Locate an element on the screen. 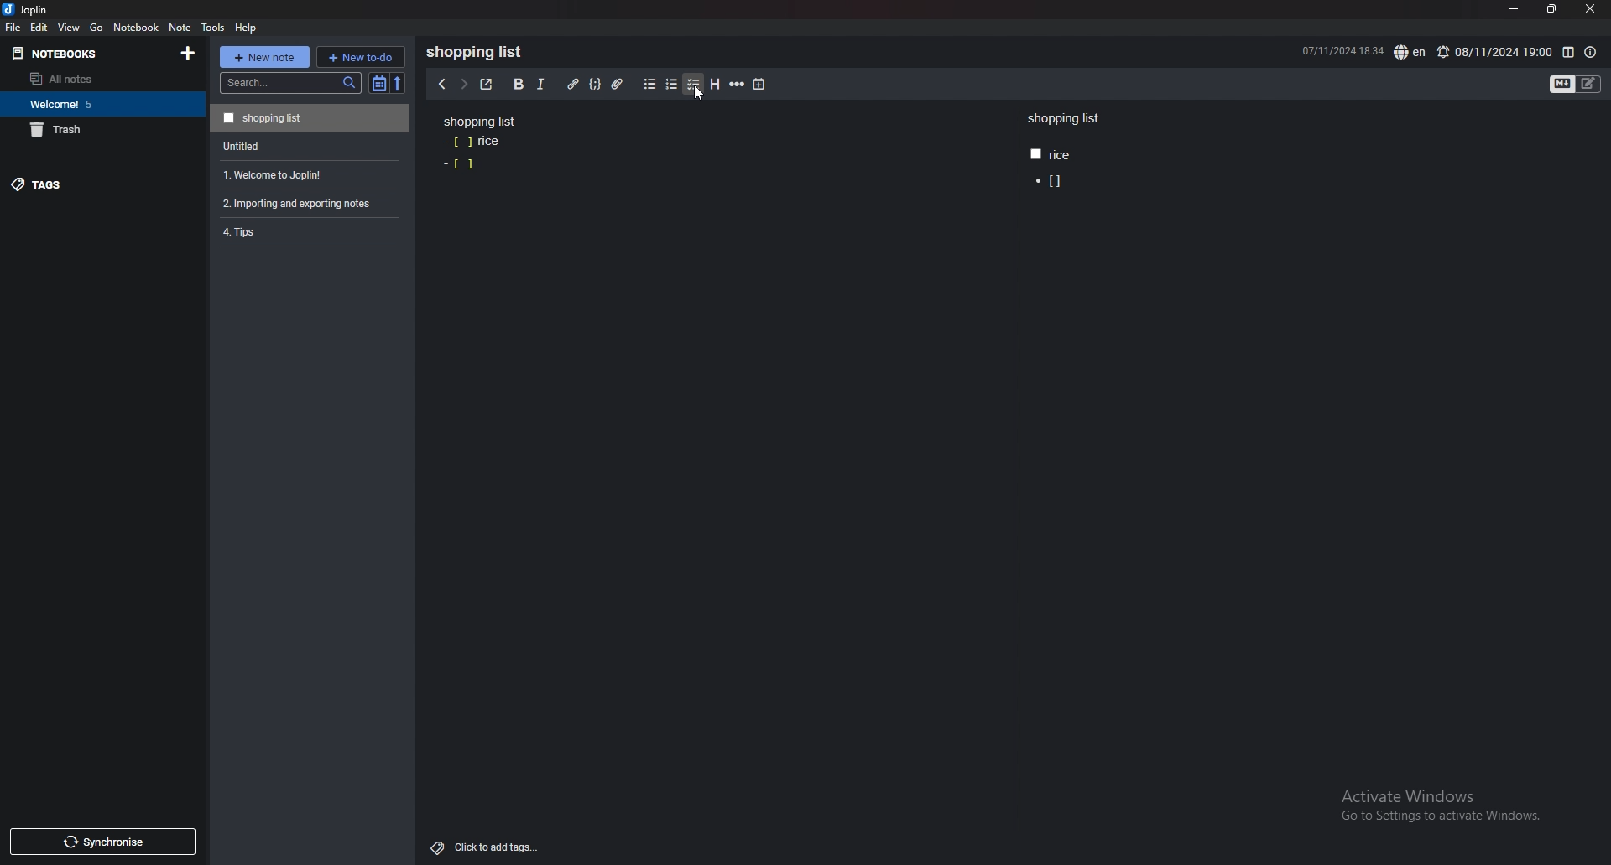  bold is located at coordinates (519, 85).